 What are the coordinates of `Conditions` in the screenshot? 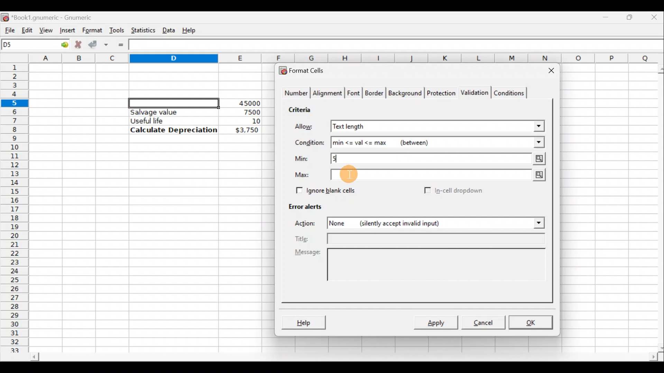 It's located at (509, 93).